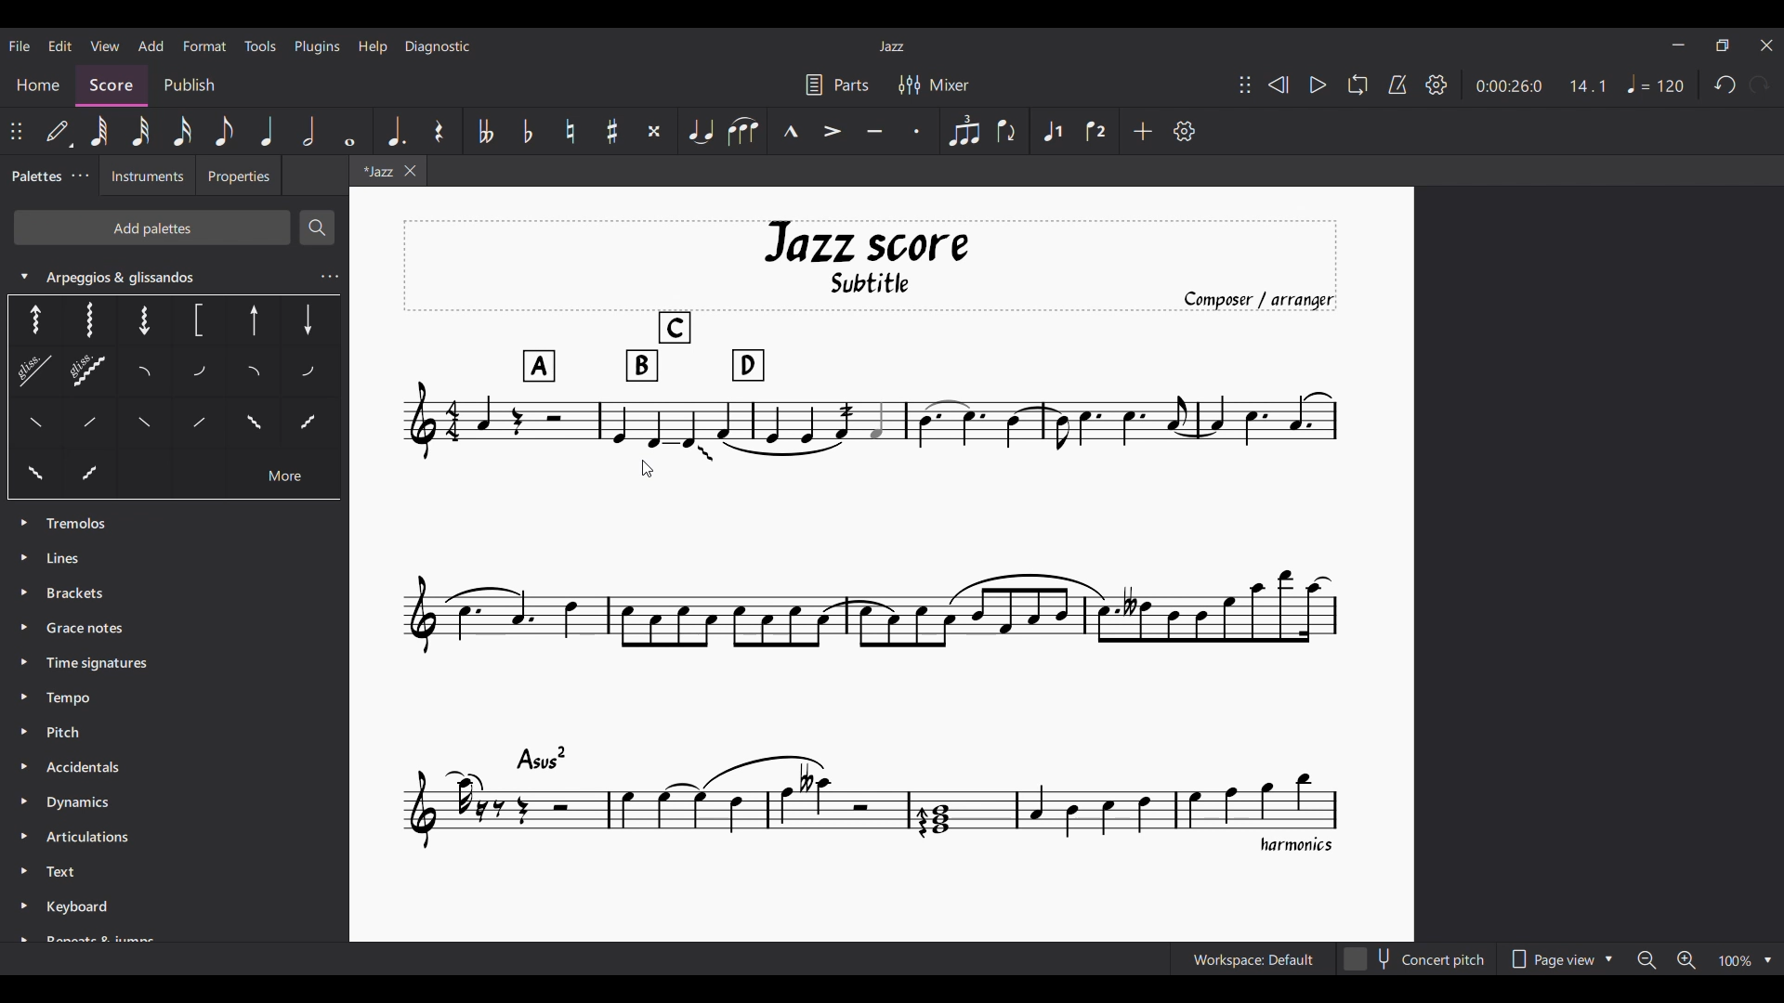 This screenshot has height=1003, width=1784. What do you see at coordinates (654, 131) in the screenshot?
I see `Toggle double sharp` at bounding box center [654, 131].